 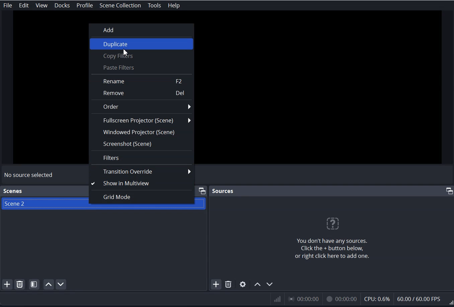 What do you see at coordinates (243, 284) in the screenshot?
I see `Open Source Settings` at bounding box center [243, 284].